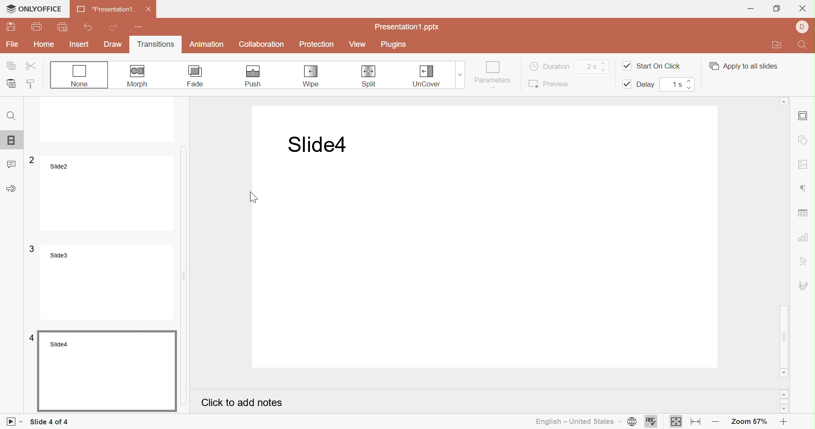  I want to click on Split, so click(368, 76).